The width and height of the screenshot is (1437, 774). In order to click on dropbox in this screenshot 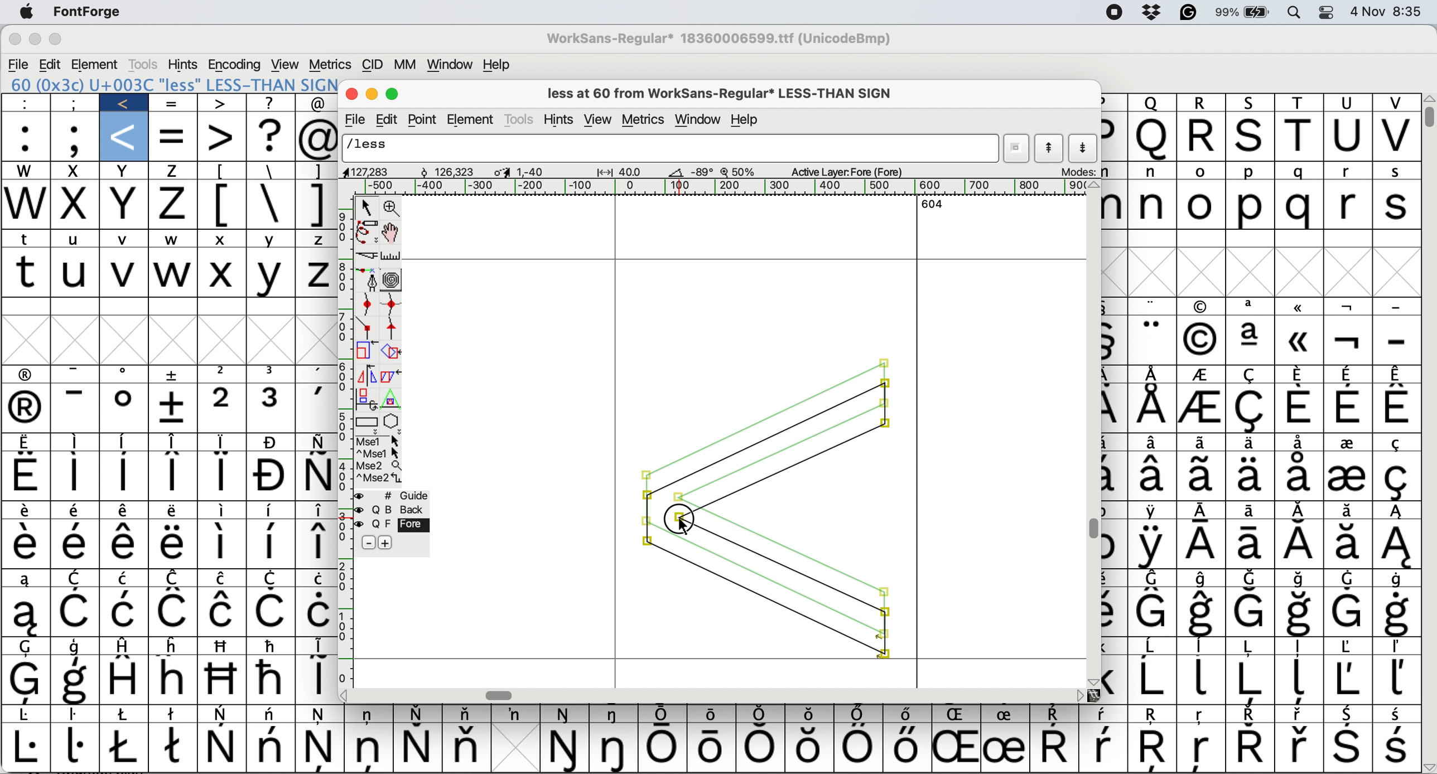, I will do `click(1153, 13)`.